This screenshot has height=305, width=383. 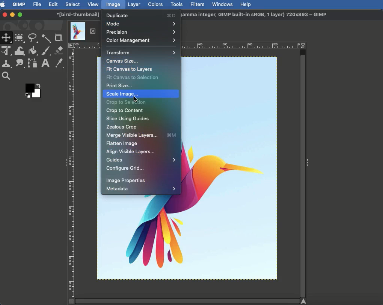 I want to click on Scale image, so click(x=141, y=94).